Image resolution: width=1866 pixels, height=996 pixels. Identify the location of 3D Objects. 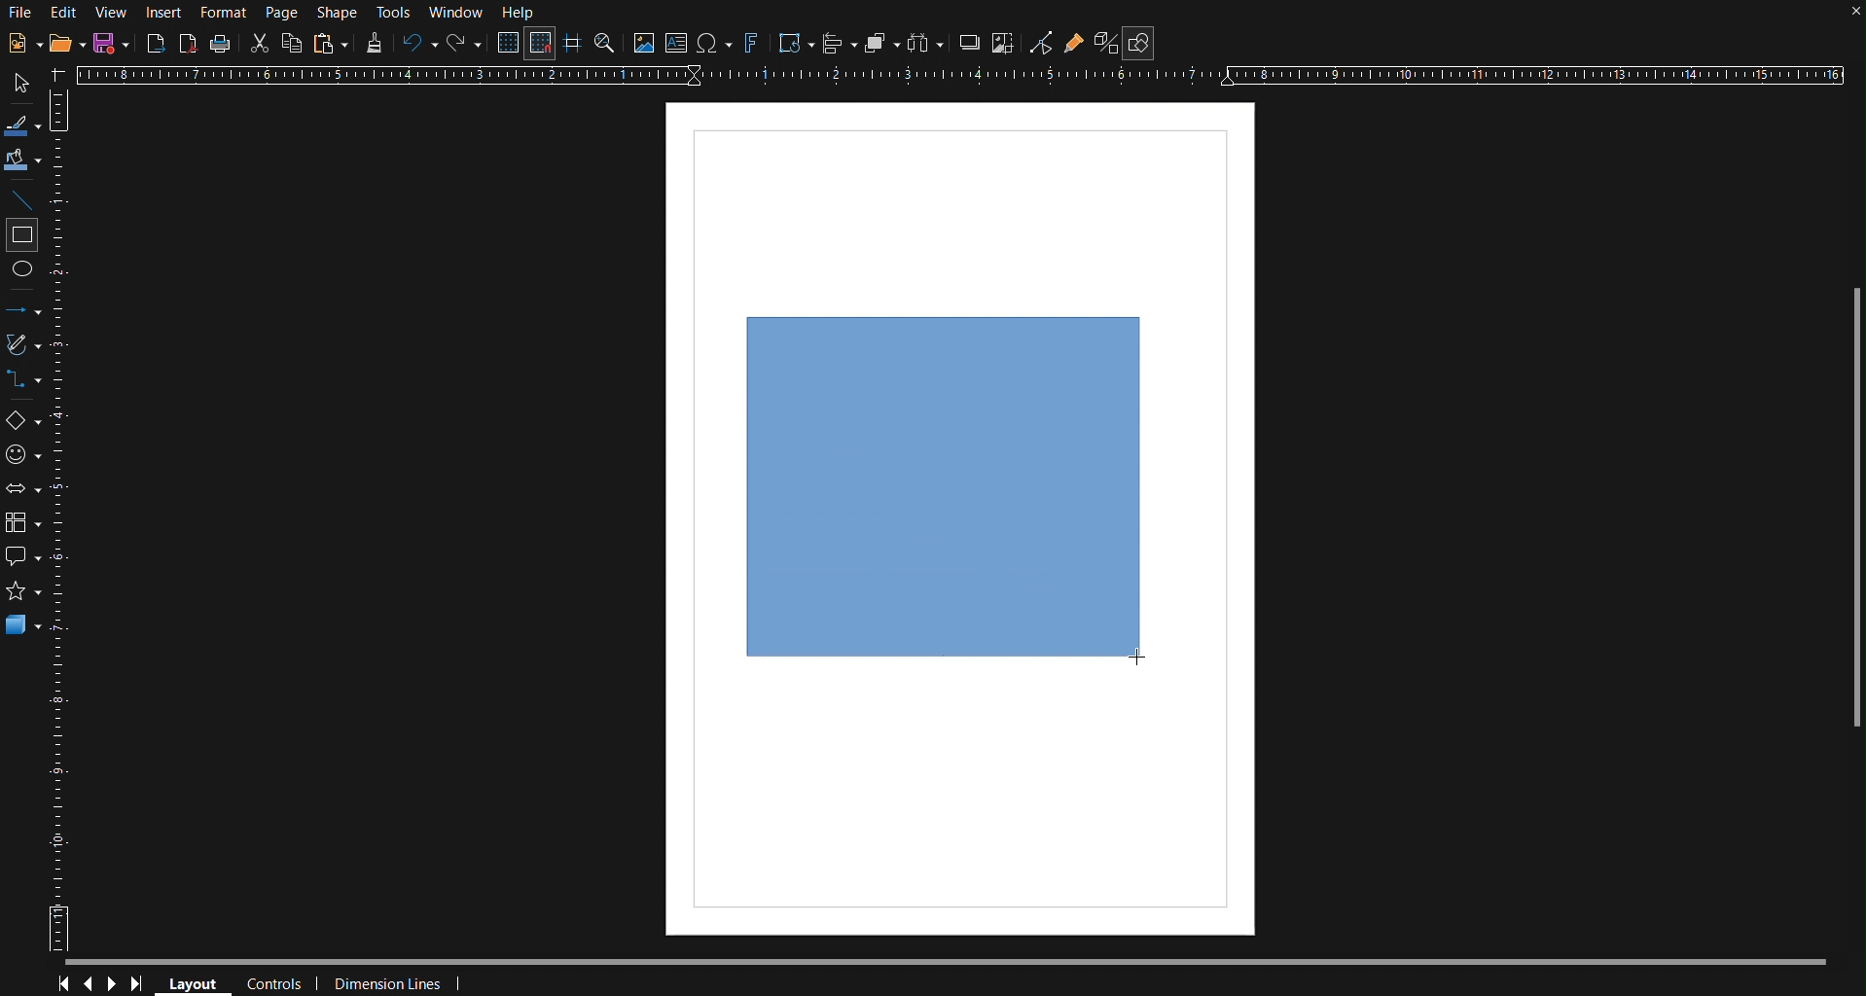
(23, 624).